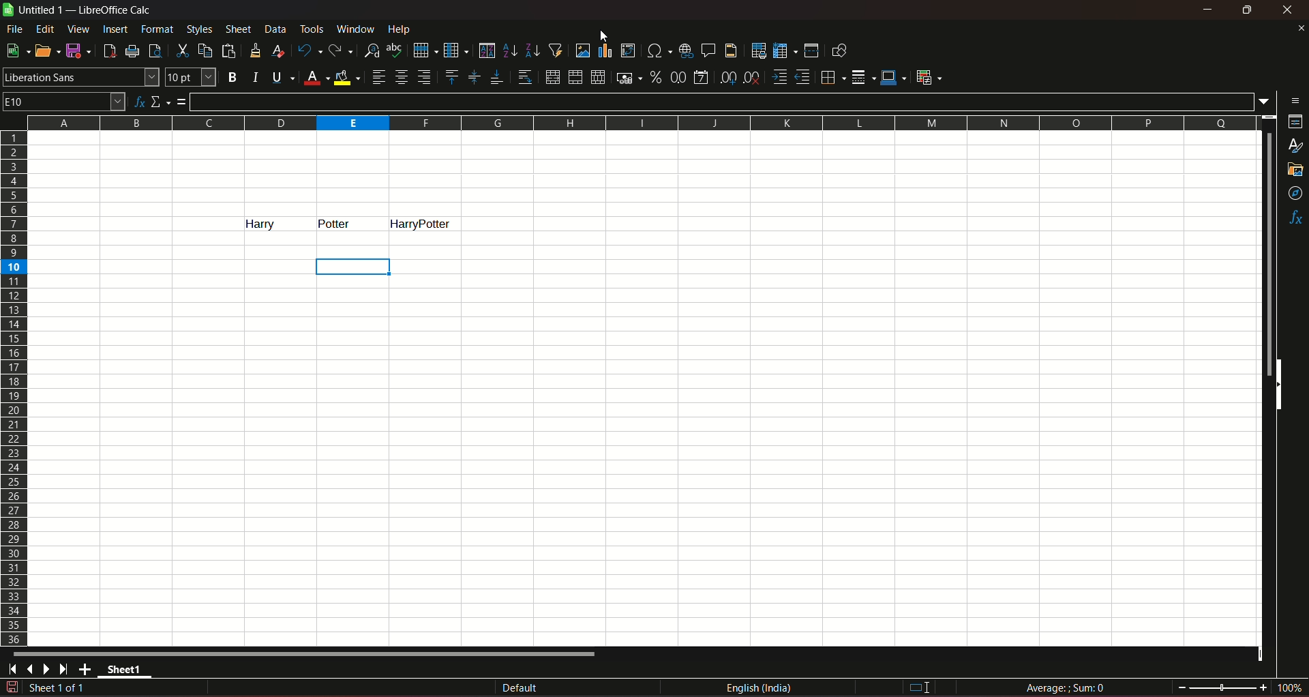 This screenshot has width=1309, height=697. I want to click on row, so click(422, 49).